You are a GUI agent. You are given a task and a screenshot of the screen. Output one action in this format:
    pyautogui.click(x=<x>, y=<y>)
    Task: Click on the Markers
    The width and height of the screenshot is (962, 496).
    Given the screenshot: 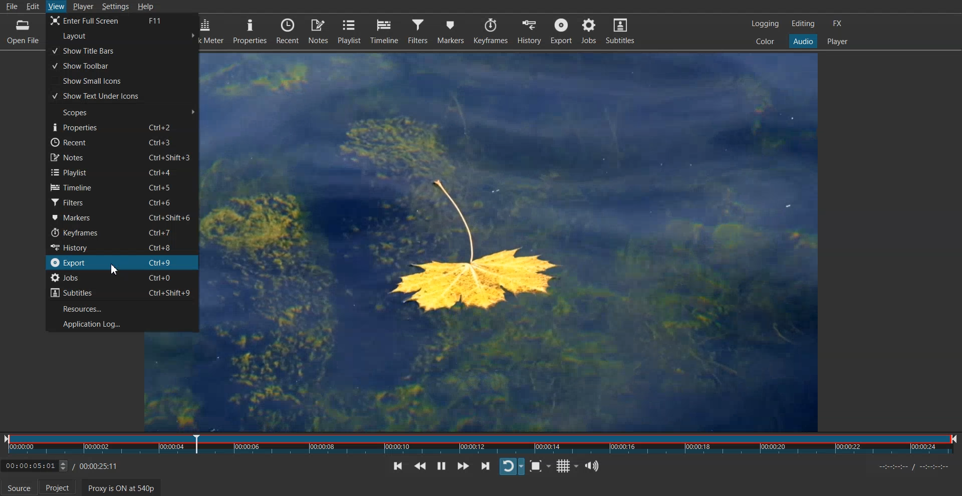 What is the action you would take?
    pyautogui.click(x=450, y=31)
    